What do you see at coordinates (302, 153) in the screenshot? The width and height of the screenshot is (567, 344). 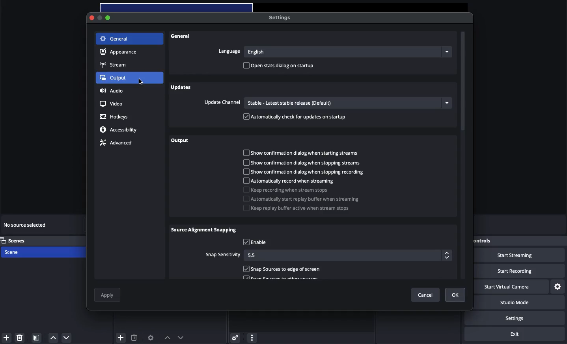 I see `Show confirmation dialog when starting streams` at bounding box center [302, 153].